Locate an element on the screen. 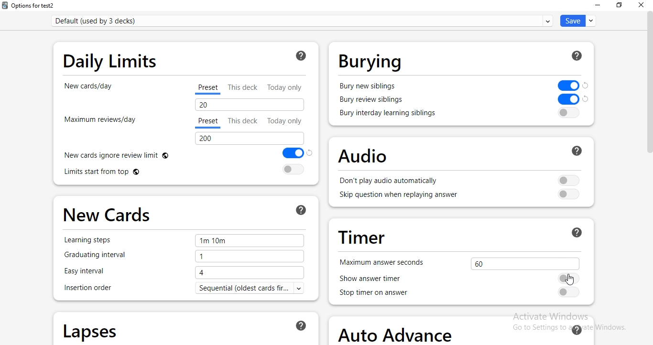 The height and width of the screenshot is (345, 653). new cards/day is located at coordinates (99, 87).